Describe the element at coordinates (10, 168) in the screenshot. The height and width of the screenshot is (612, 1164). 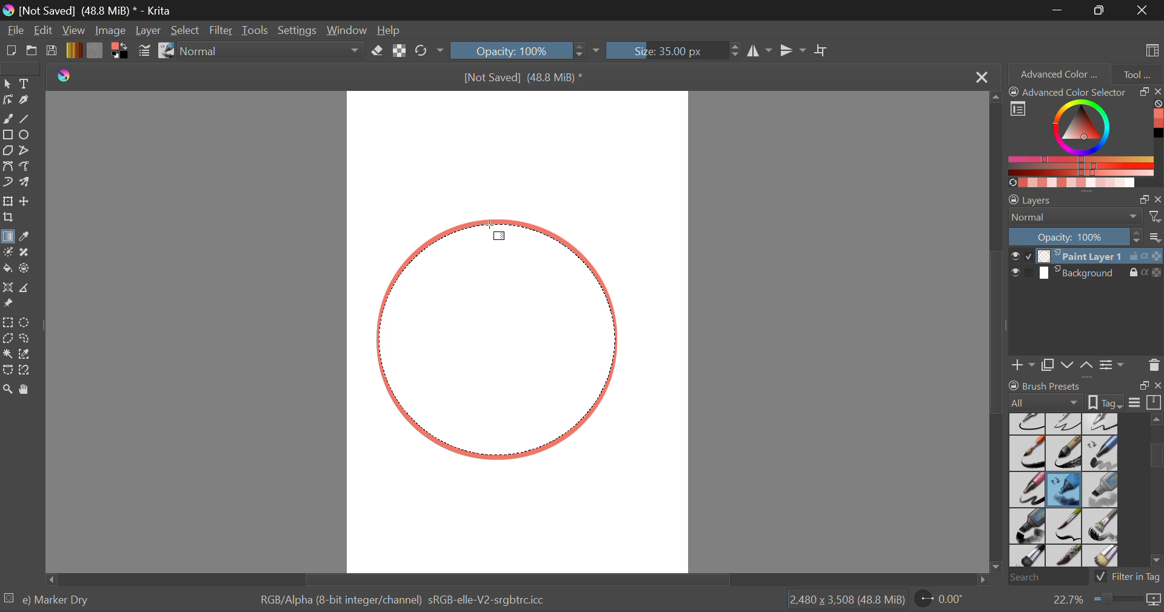
I see `Bezier Curve` at that location.